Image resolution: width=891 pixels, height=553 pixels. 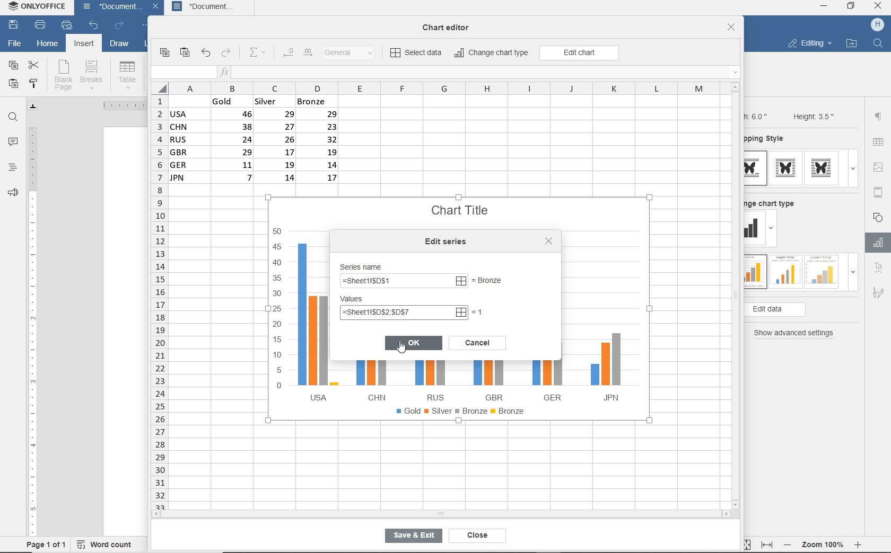 What do you see at coordinates (182, 73) in the screenshot?
I see `input field` at bounding box center [182, 73].